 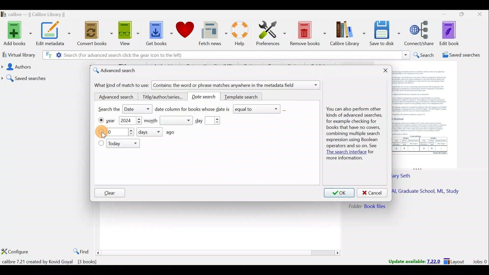 What do you see at coordinates (206, 97) in the screenshot?
I see `Date search` at bounding box center [206, 97].